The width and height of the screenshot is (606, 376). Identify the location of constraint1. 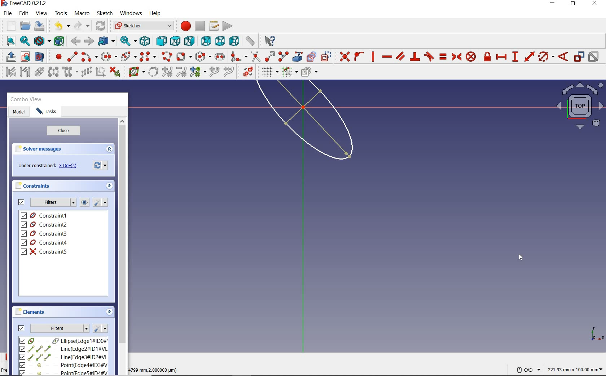
(47, 215).